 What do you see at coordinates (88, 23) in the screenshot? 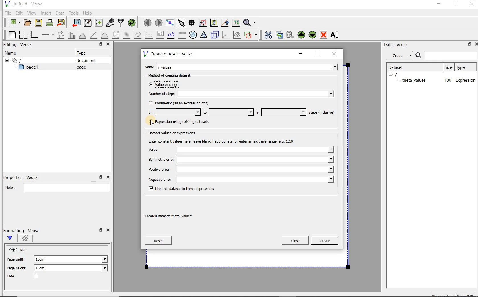
I see `Edit and enter new datasets` at bounding box center [88, 23].